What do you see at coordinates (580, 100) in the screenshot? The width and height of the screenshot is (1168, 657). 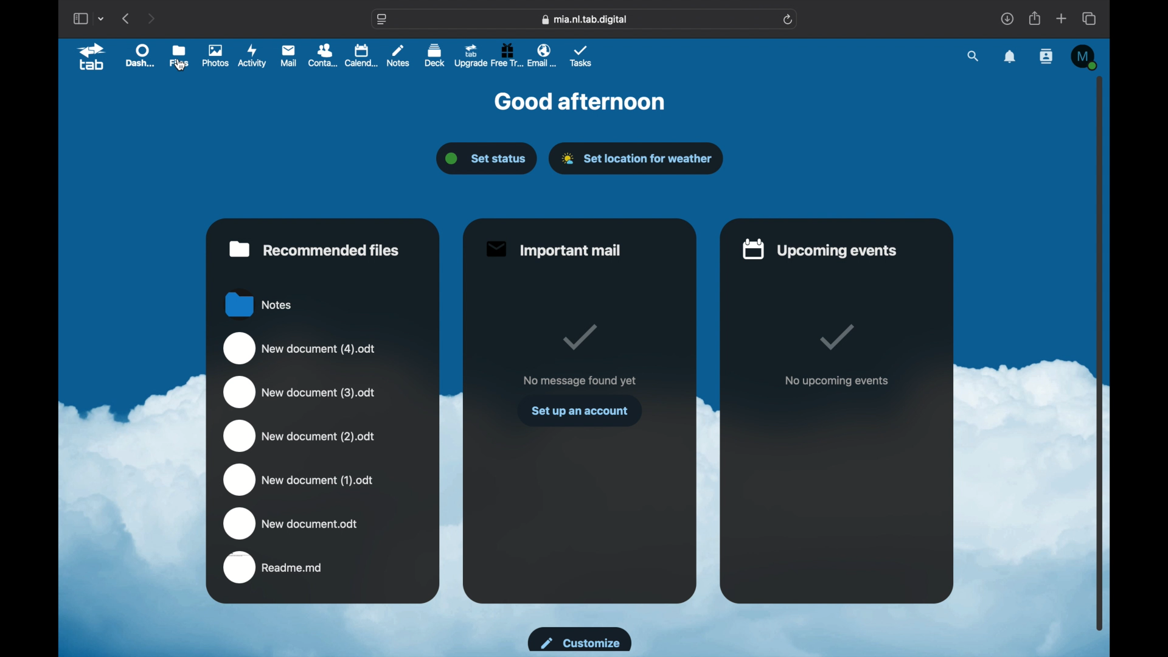 I see `good afternoon` at bounding box center [580, 100].